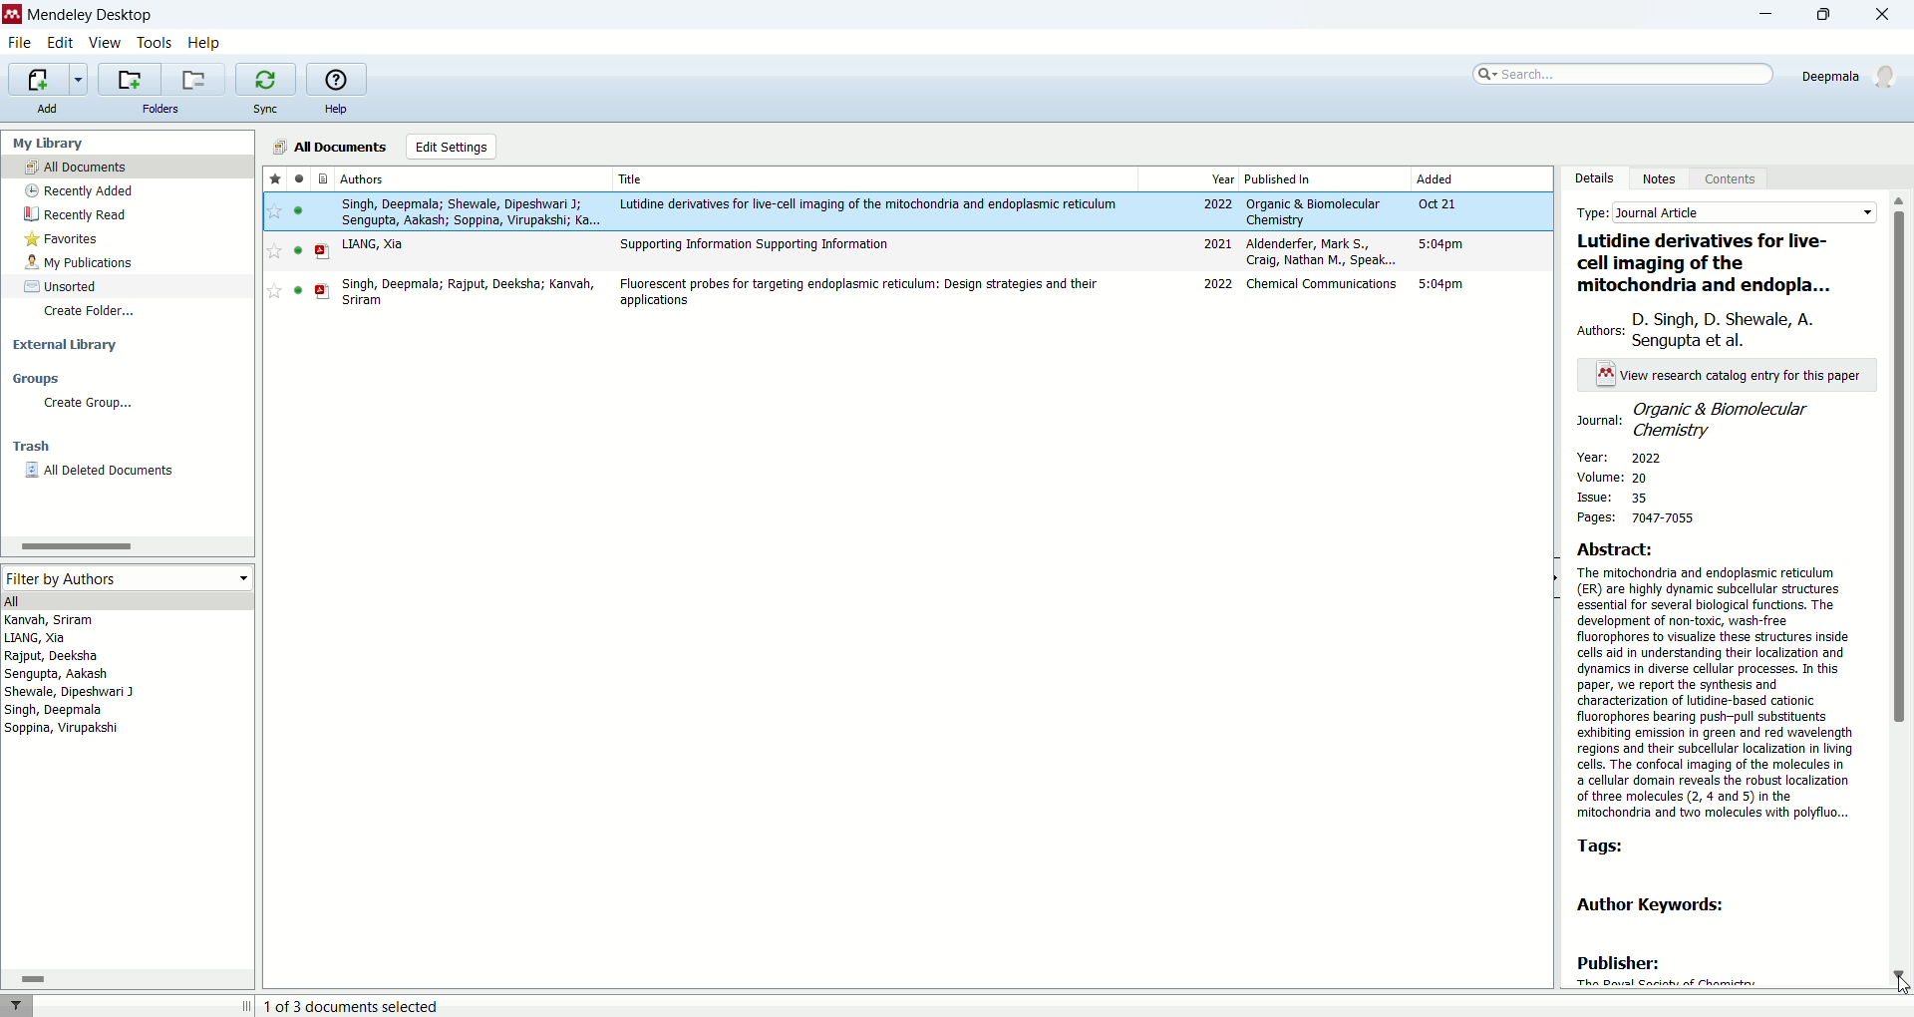  Describe the element at coordinates (1640, 517) in the screenshot. I see `pages: 7047-7055` at that location.